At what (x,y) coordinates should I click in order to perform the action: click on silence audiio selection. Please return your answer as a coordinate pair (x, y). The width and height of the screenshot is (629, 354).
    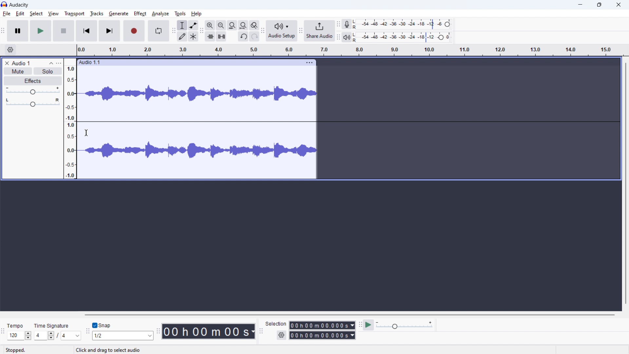
    Looking at the image, I should click on (221, 36).